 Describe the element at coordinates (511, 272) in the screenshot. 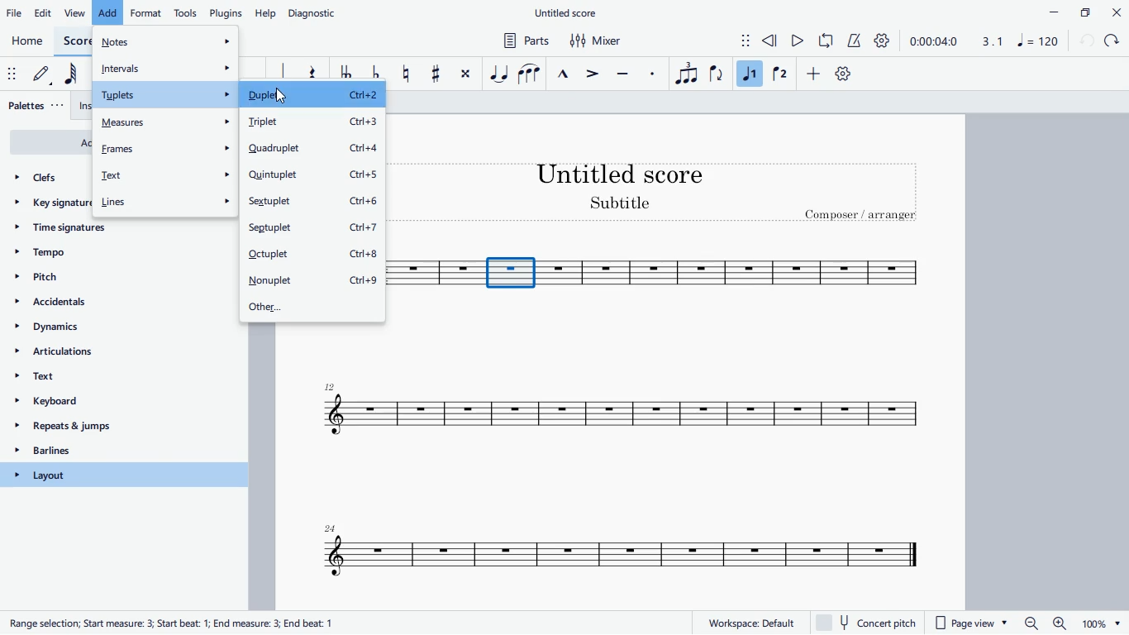

I see `selected note` at that location.